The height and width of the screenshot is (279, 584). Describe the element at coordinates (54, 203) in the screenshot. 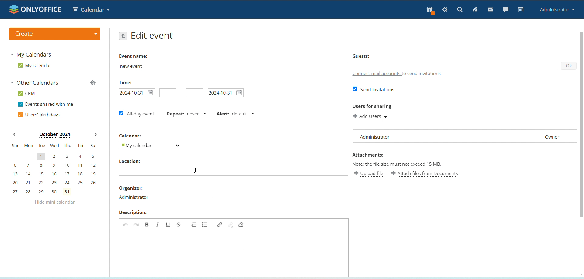

I see `hide mini calendar` at that location.